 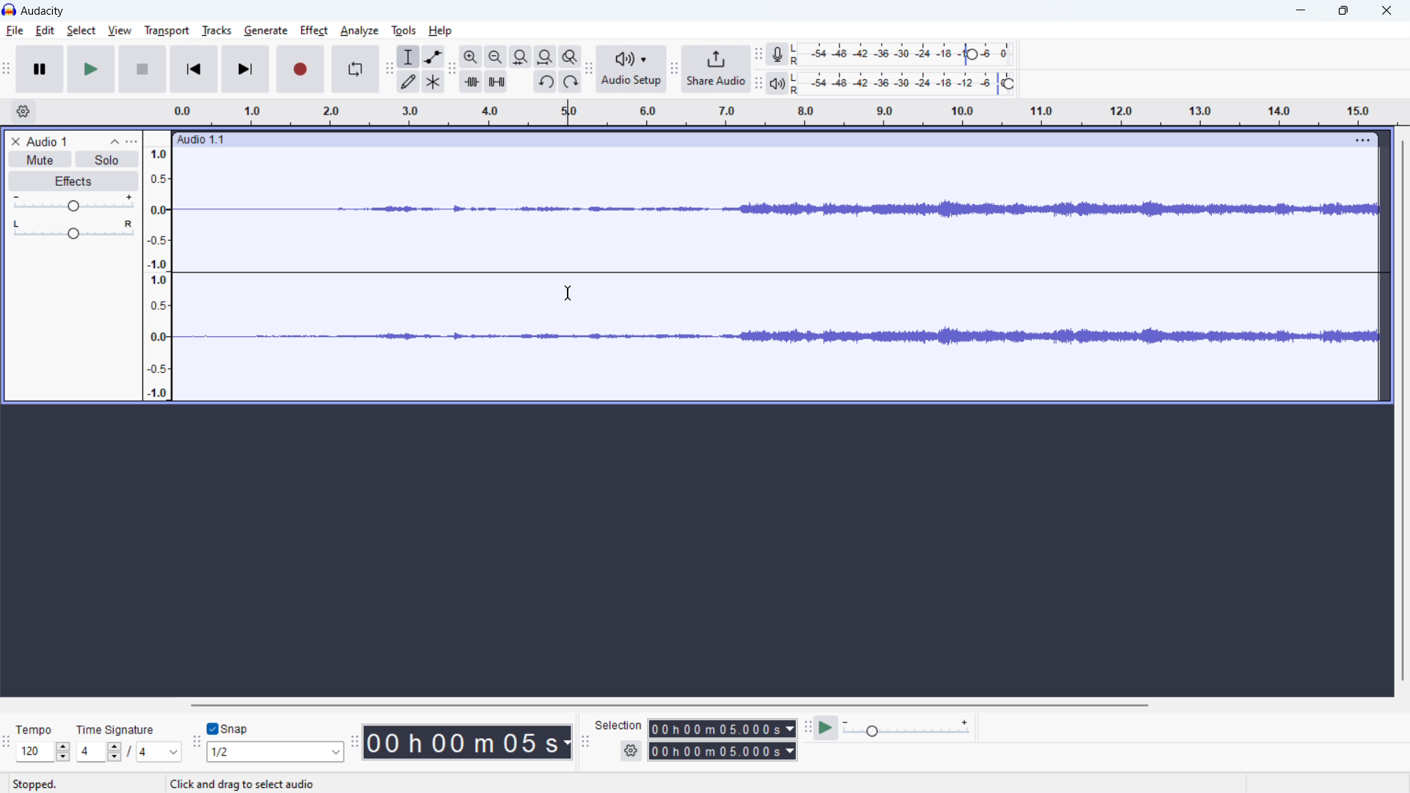 What do you see at coordinates (195, 68) in the screenshot?
I see `skip to start` at bounding box center [195, 68].